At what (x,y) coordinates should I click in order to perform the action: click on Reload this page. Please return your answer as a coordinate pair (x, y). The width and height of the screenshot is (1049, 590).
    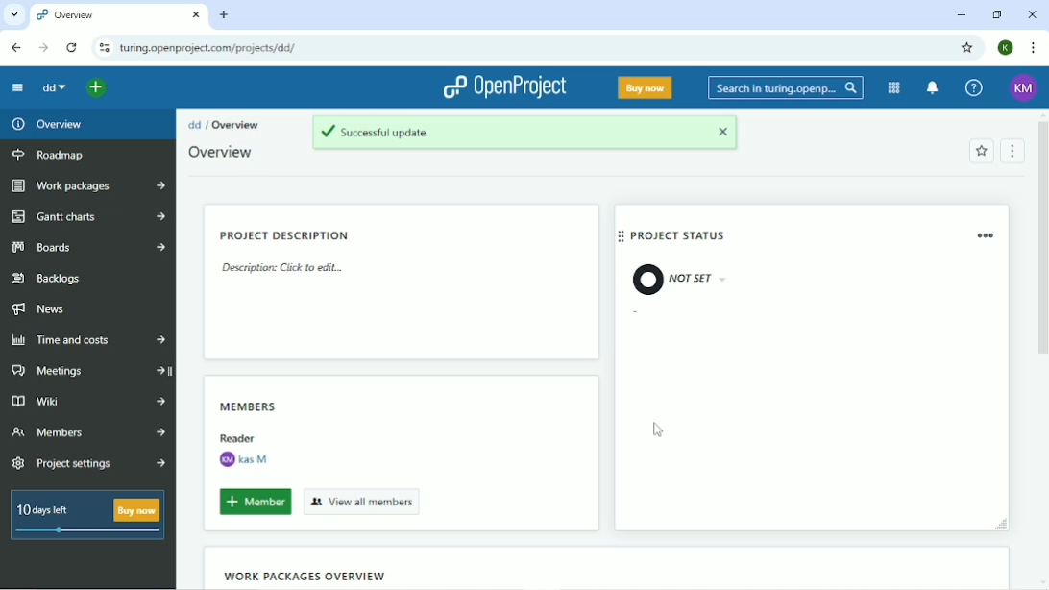
    Looking at the image, I should click on (71, 48).